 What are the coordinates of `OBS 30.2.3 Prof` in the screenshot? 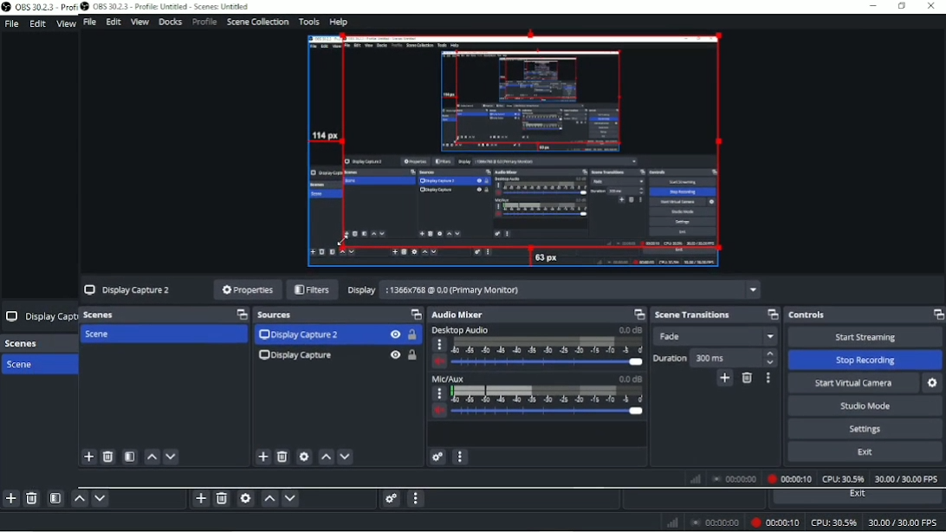 It's located at (39, 8).